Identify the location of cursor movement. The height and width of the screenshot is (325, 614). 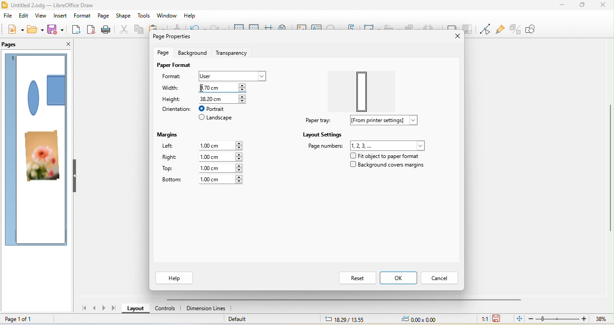
(202, 87).